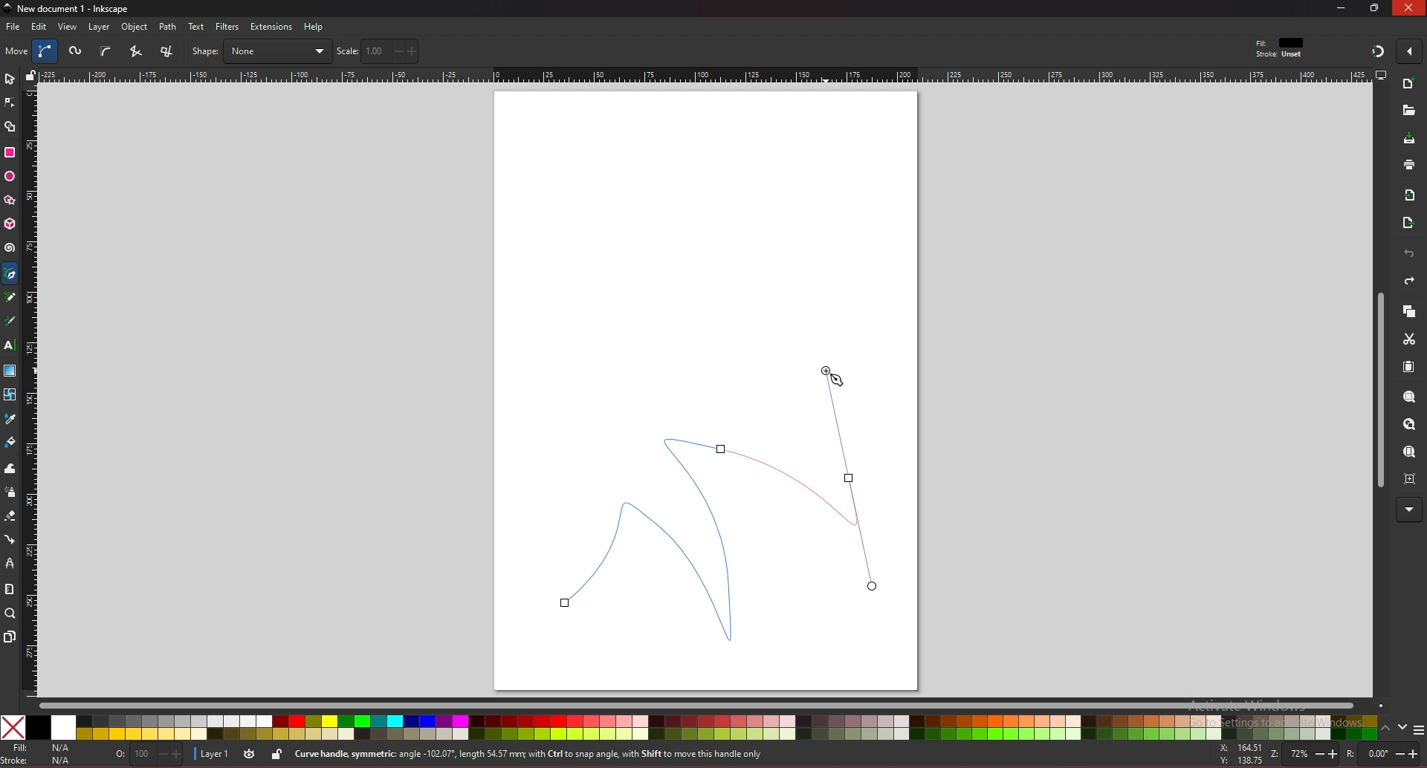 This screenshot has width=1427, height=768. What do you see at coordinates (1301, 753) in the screenshot?
I see `zoom` at bounding box center [1301, 753].